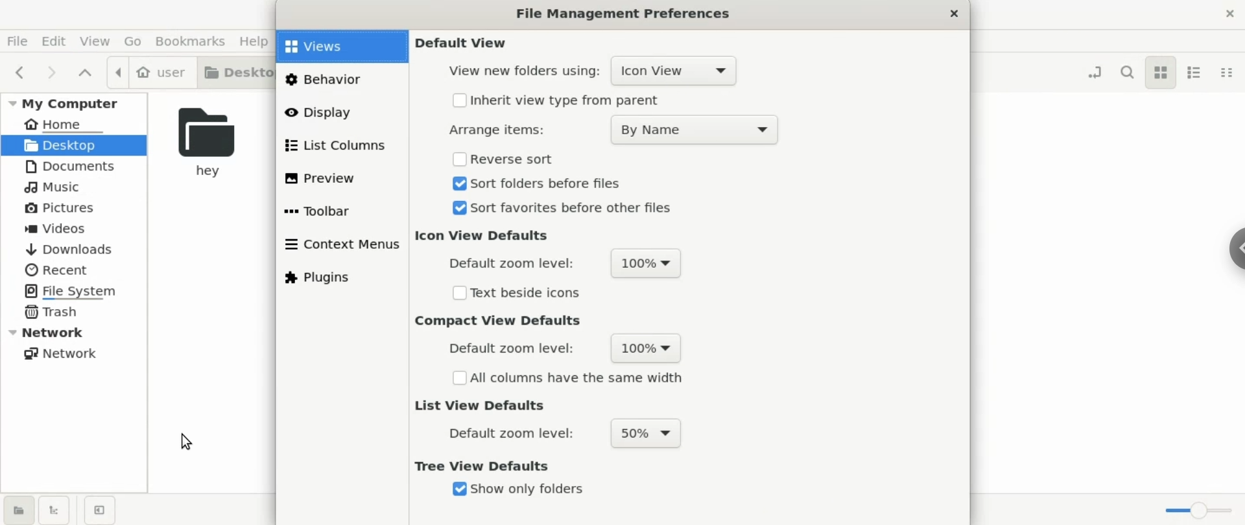 The height and width of the screenshot is (525, 1245). What do you see at coordinates (61, 230) in the screenshot?
I see `videos` at bounding box center [61, 230].